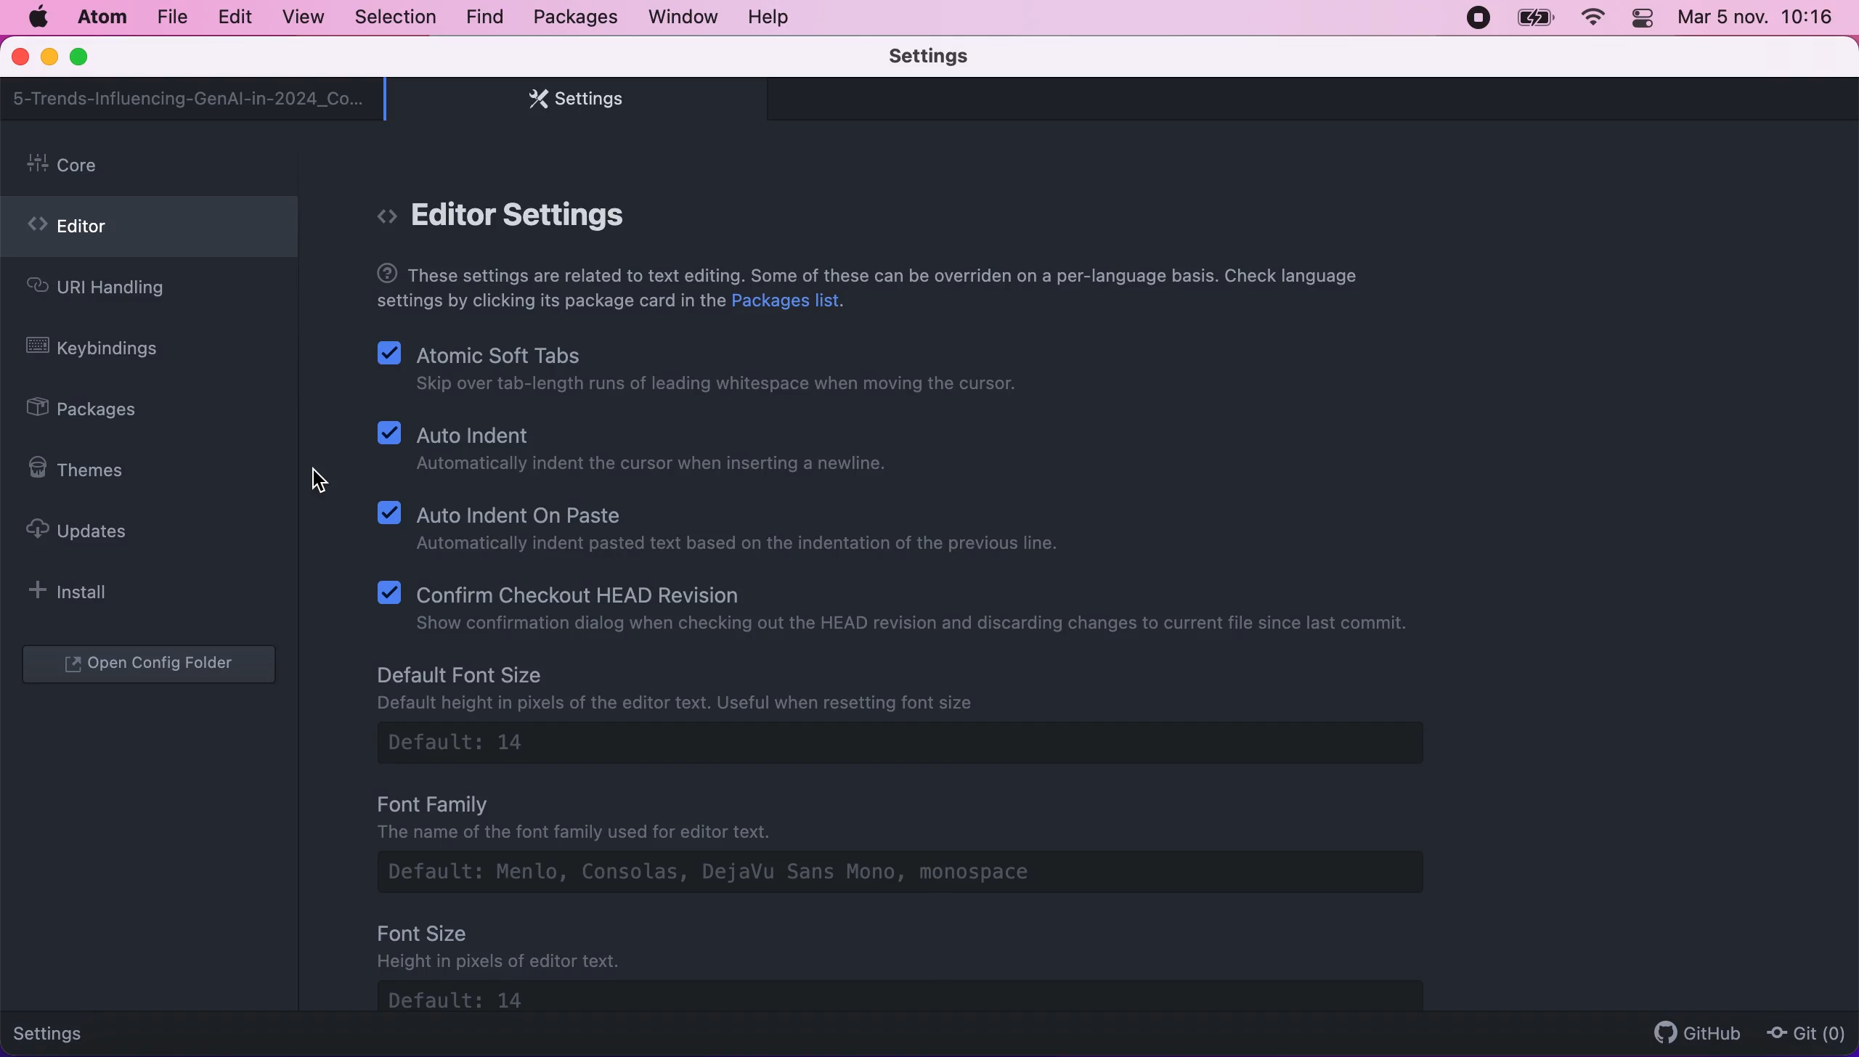 This screenshot has height=1057, width=1859. I want to click on auto indent on paste, so click(726, 527).